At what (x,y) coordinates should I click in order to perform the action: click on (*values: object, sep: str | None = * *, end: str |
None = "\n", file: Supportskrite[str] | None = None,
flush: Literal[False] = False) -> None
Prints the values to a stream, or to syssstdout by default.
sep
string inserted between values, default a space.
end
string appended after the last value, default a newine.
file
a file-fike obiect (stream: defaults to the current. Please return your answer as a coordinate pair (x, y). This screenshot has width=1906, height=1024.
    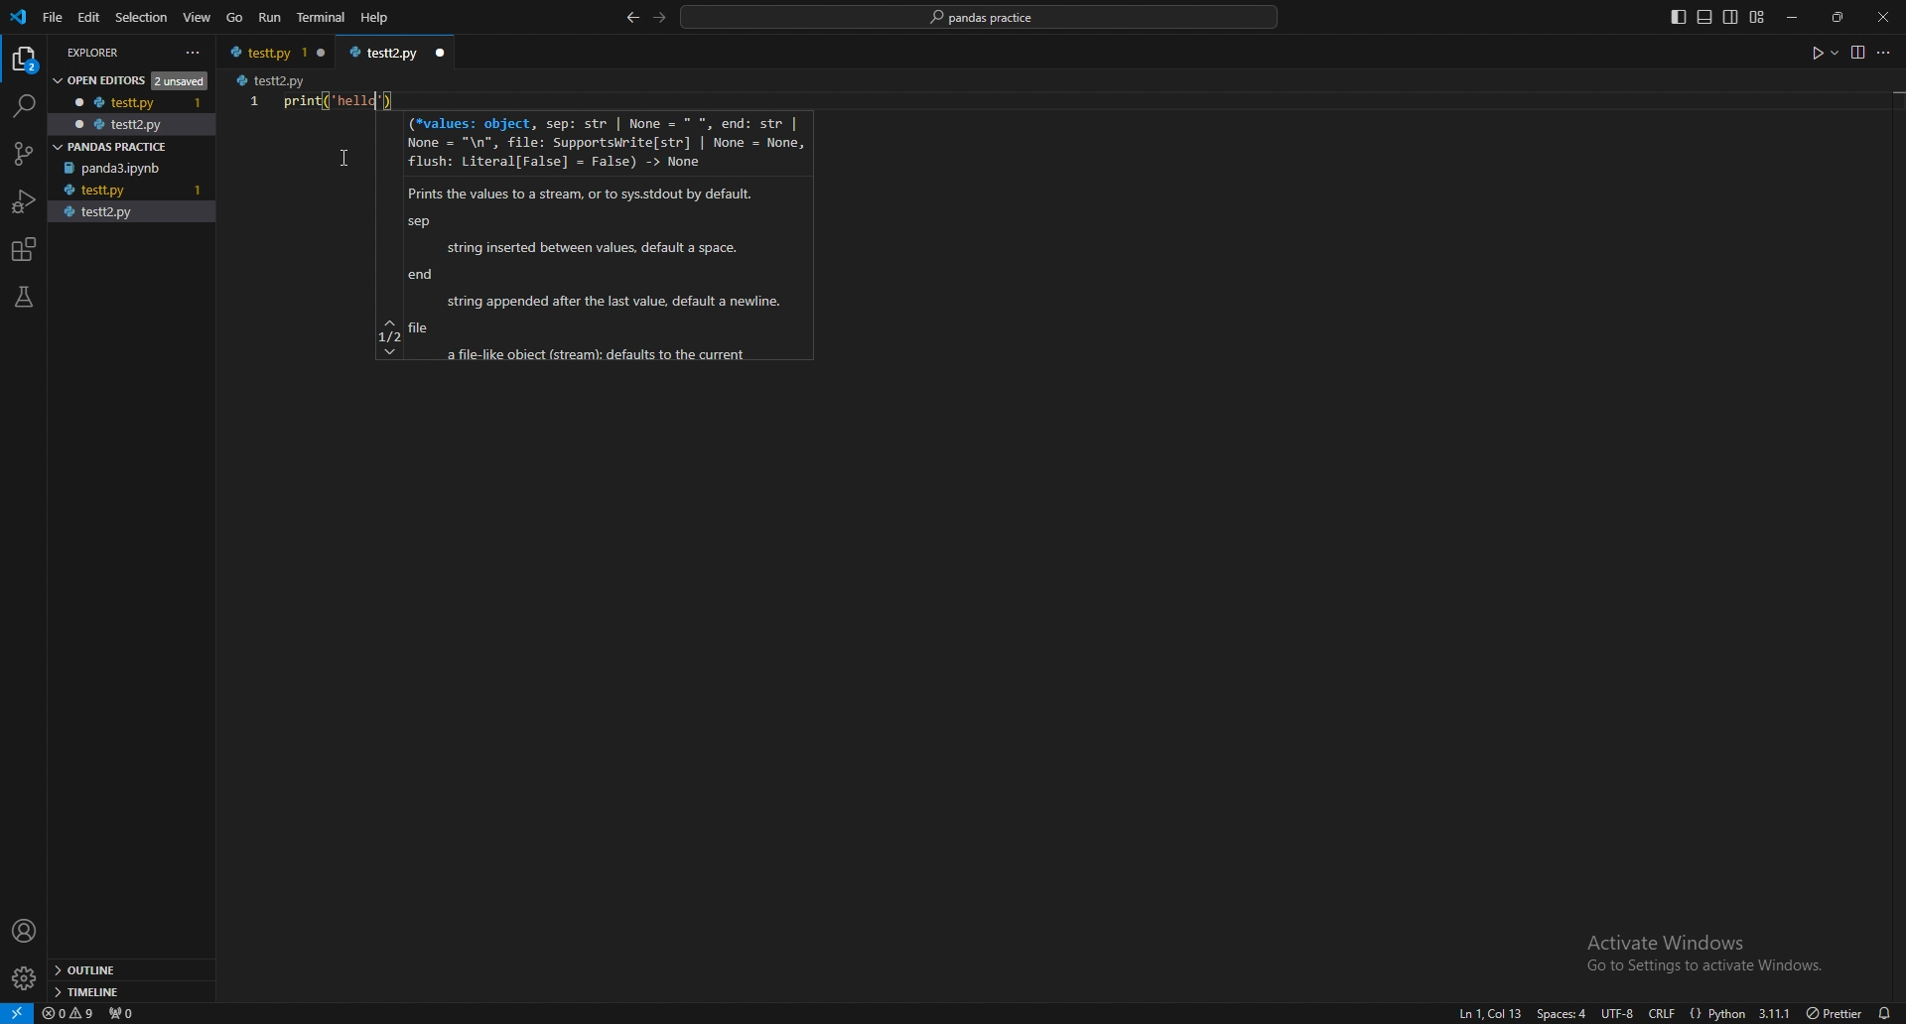
    Looking at the image, I should click on (596, 243).